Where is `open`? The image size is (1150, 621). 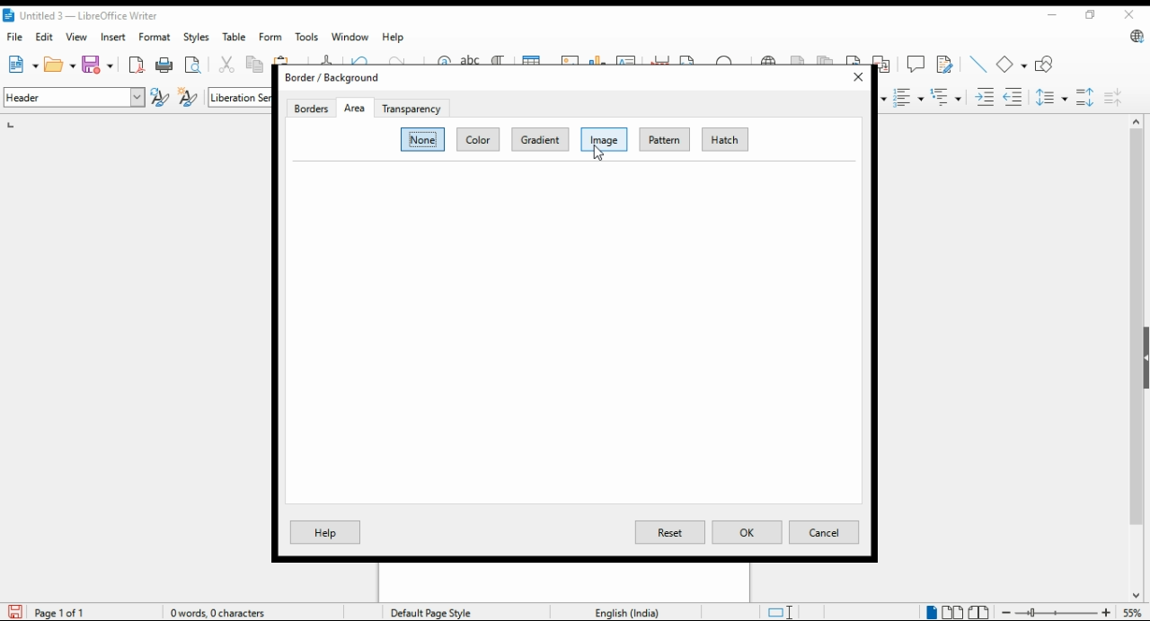 open is located at coordinates (60, 64).